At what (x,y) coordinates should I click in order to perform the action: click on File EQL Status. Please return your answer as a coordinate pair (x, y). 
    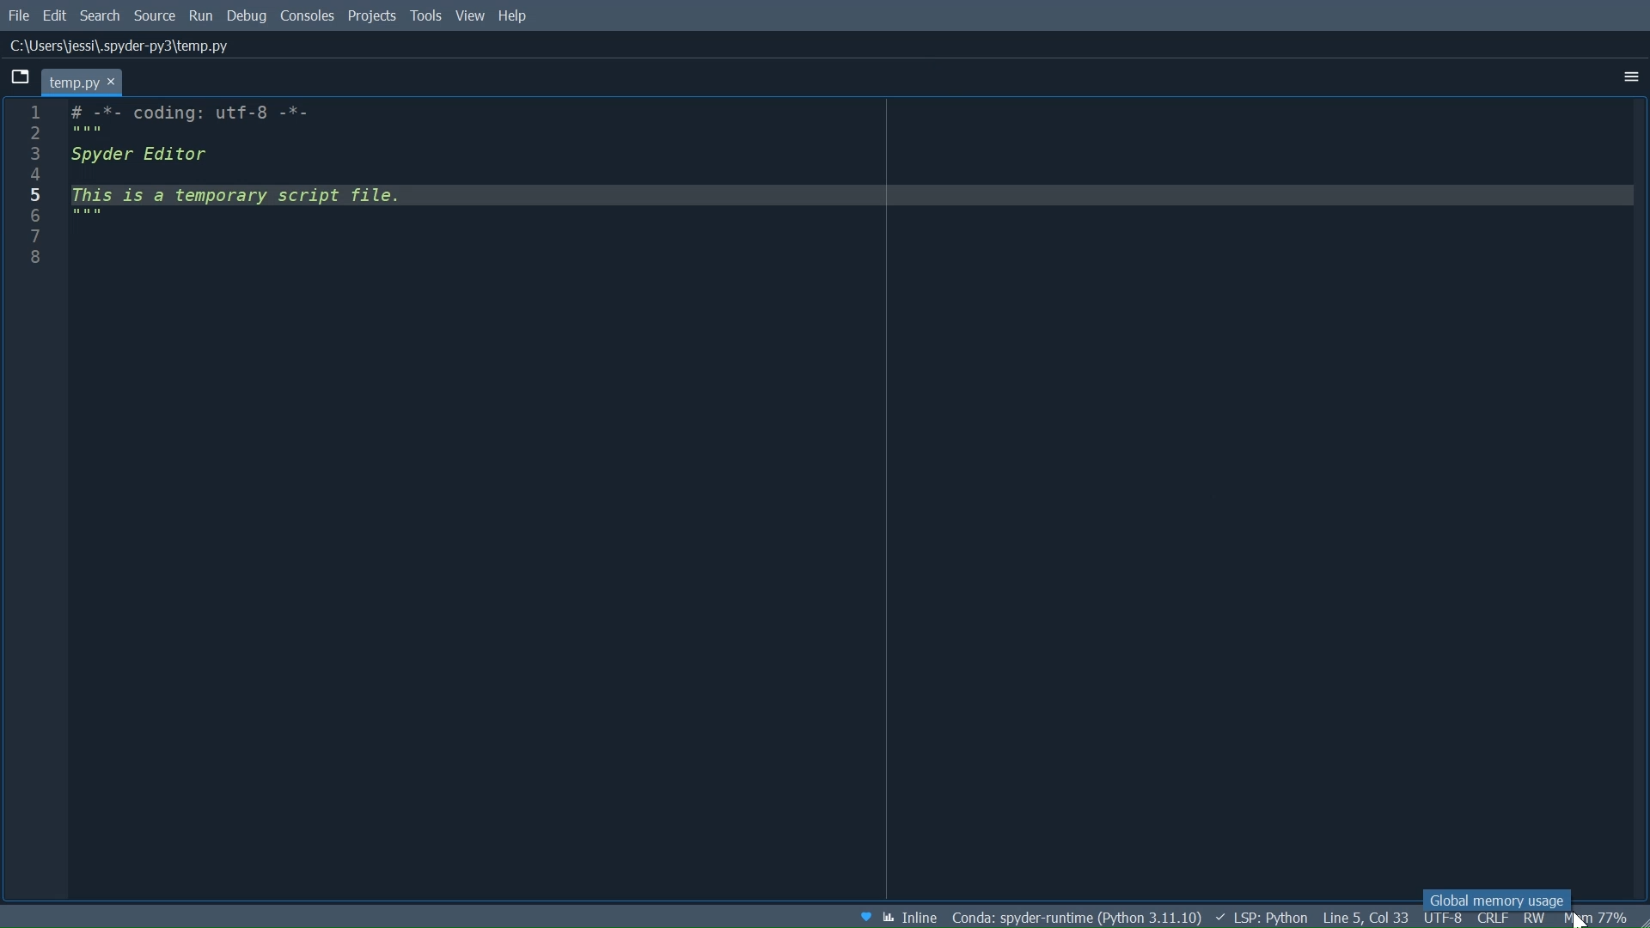
    Looking at the image, I should click on (1491, 918).